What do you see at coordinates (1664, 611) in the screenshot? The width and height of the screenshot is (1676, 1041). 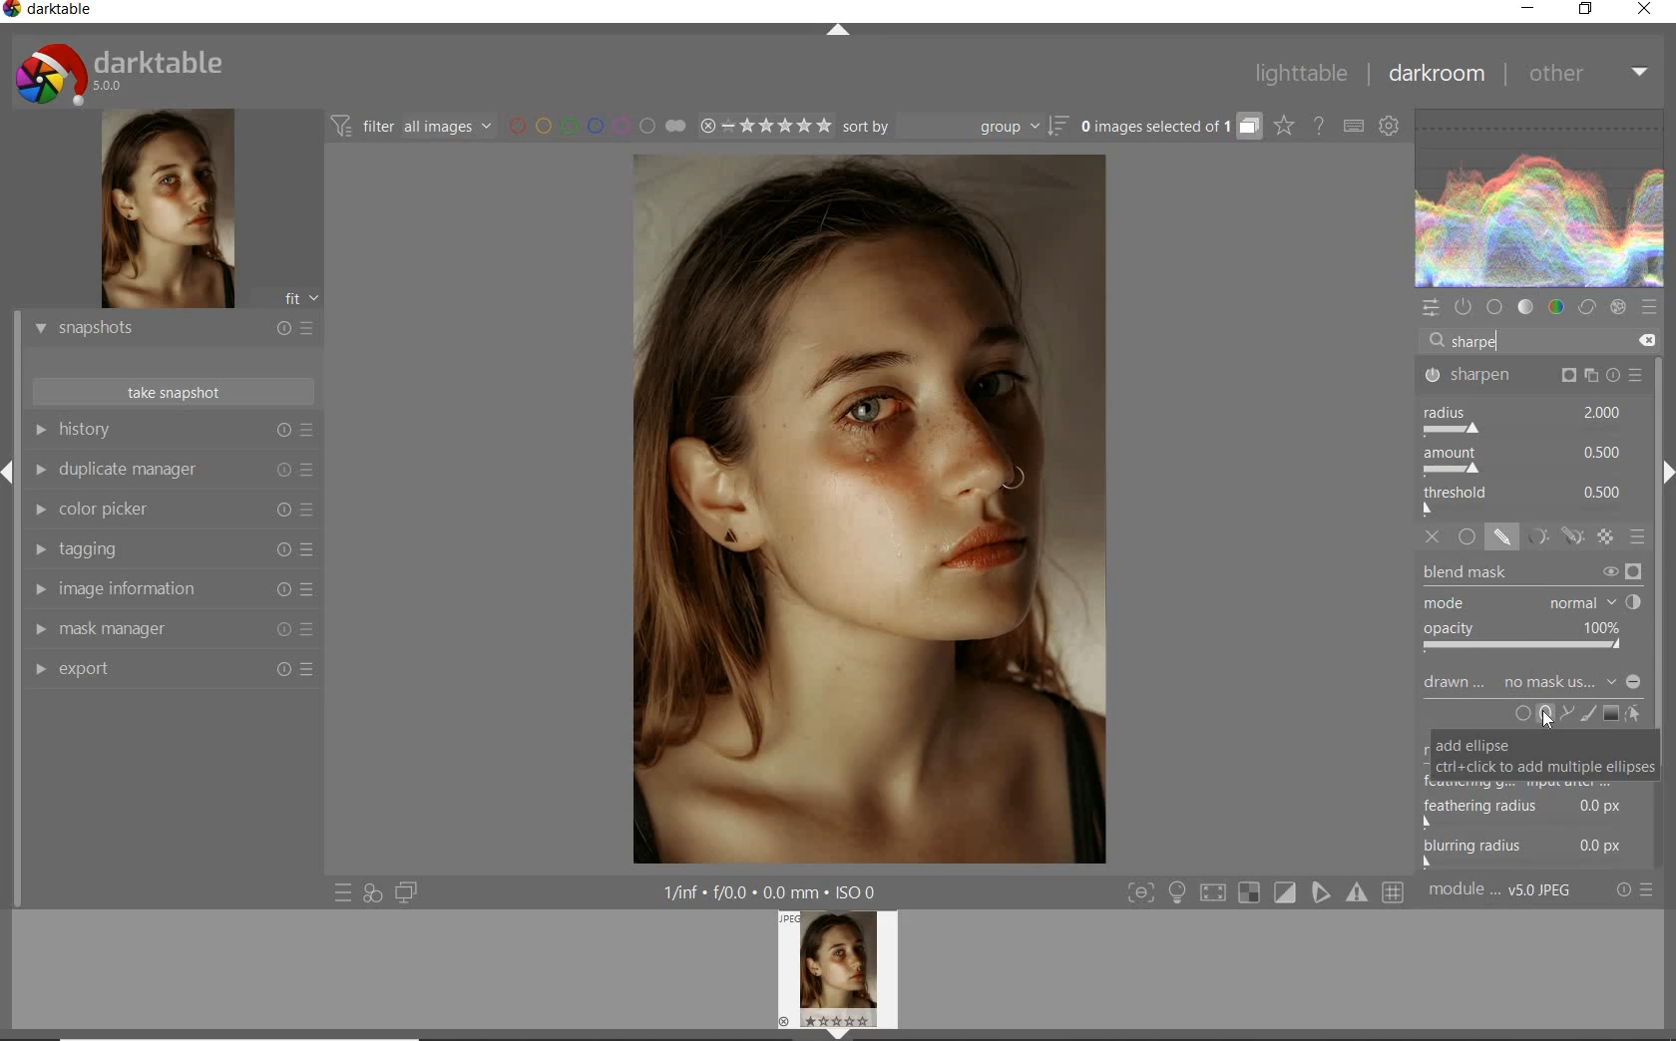 I see `scrollbar` at bounding box center [1664, 611].